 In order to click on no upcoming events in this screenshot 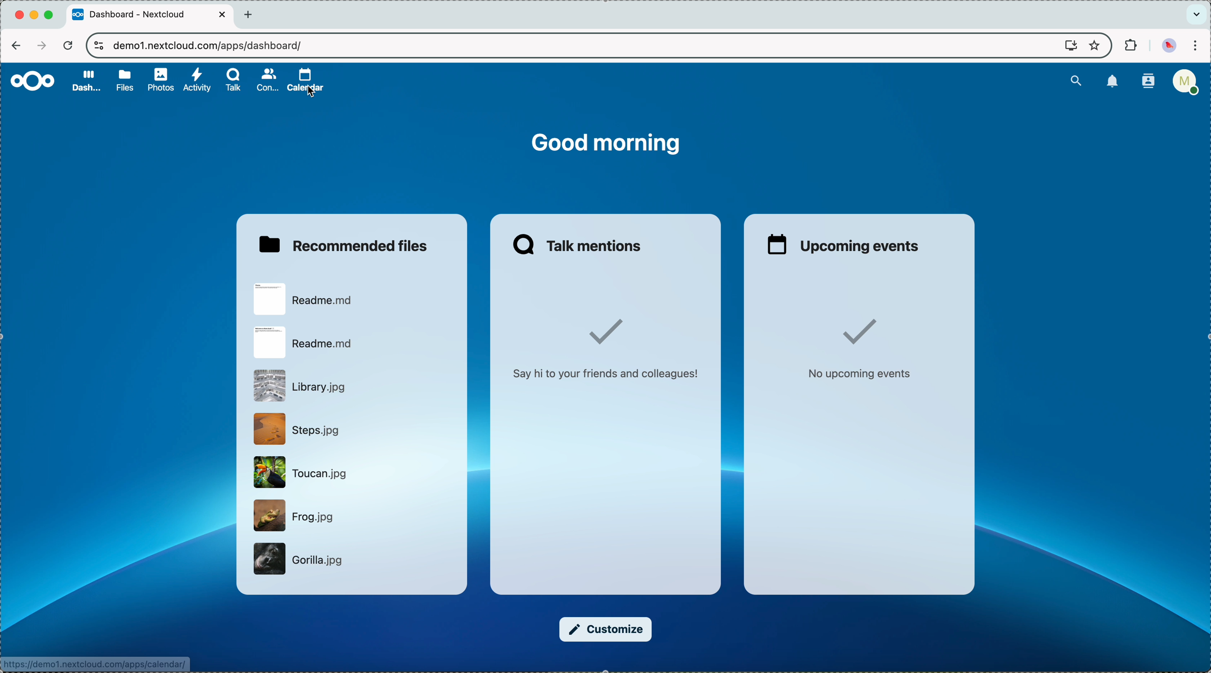, I will do `click(862, 348)`.